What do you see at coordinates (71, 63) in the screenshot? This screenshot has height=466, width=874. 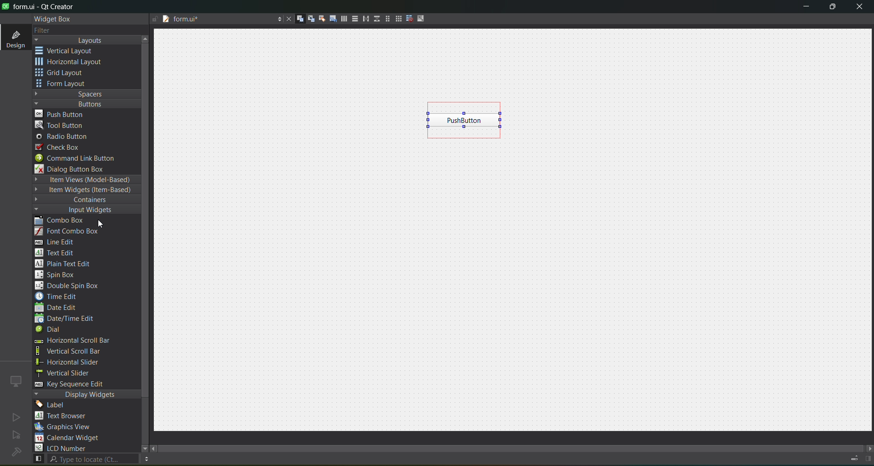 I see `horizontal` at bounding box center [71, 63].